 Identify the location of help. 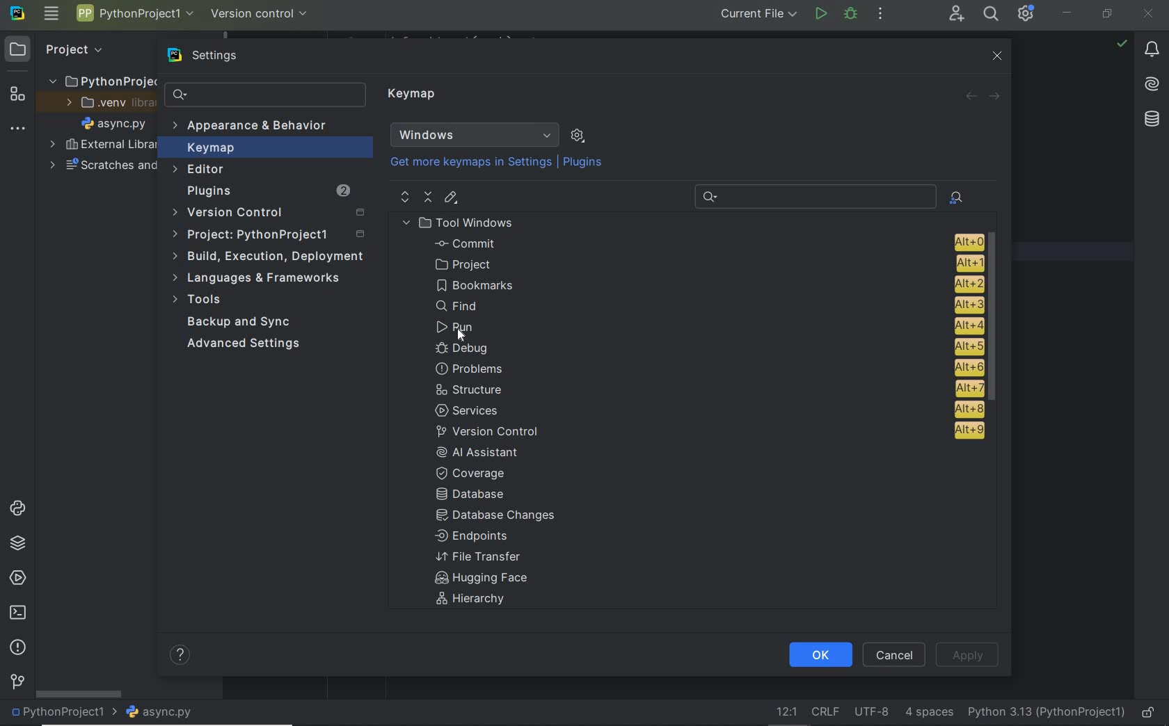
(182, 656).